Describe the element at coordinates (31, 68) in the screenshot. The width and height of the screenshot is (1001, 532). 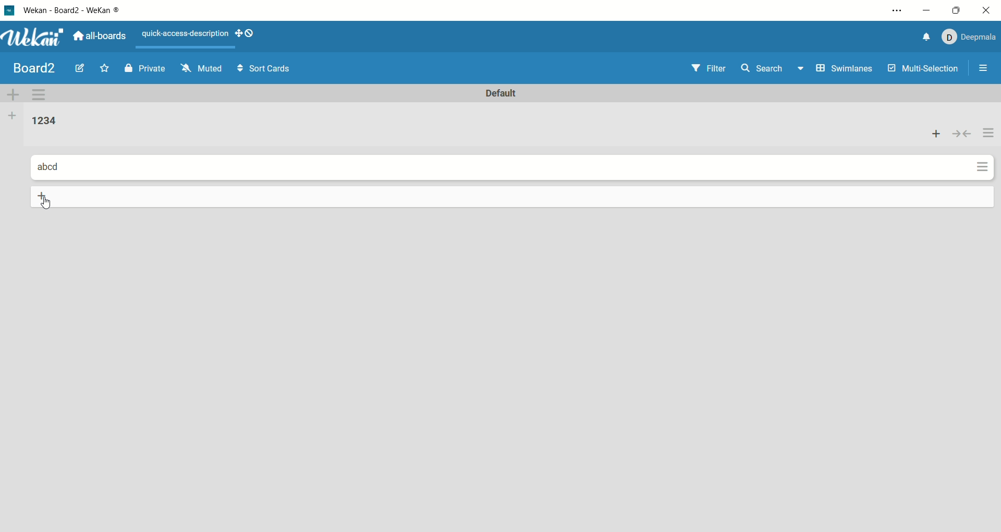
I see `title` at that location.